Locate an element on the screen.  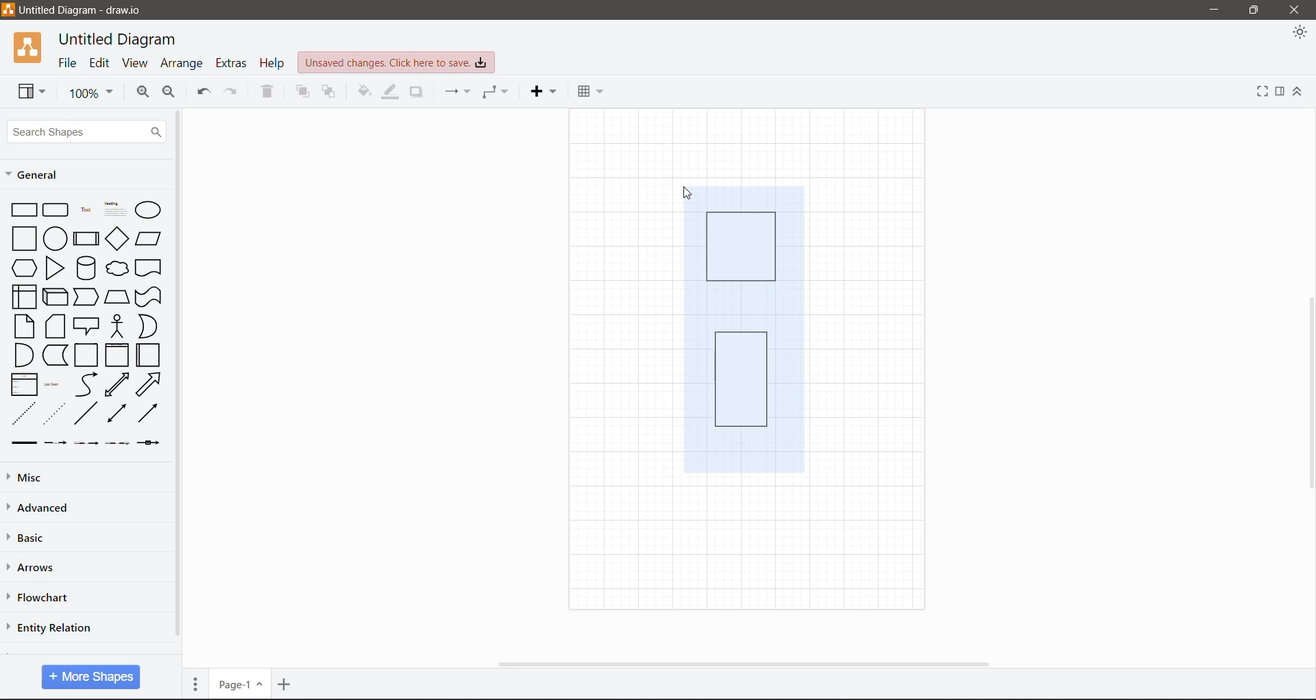
Misc is located at coordinates (29, 479).